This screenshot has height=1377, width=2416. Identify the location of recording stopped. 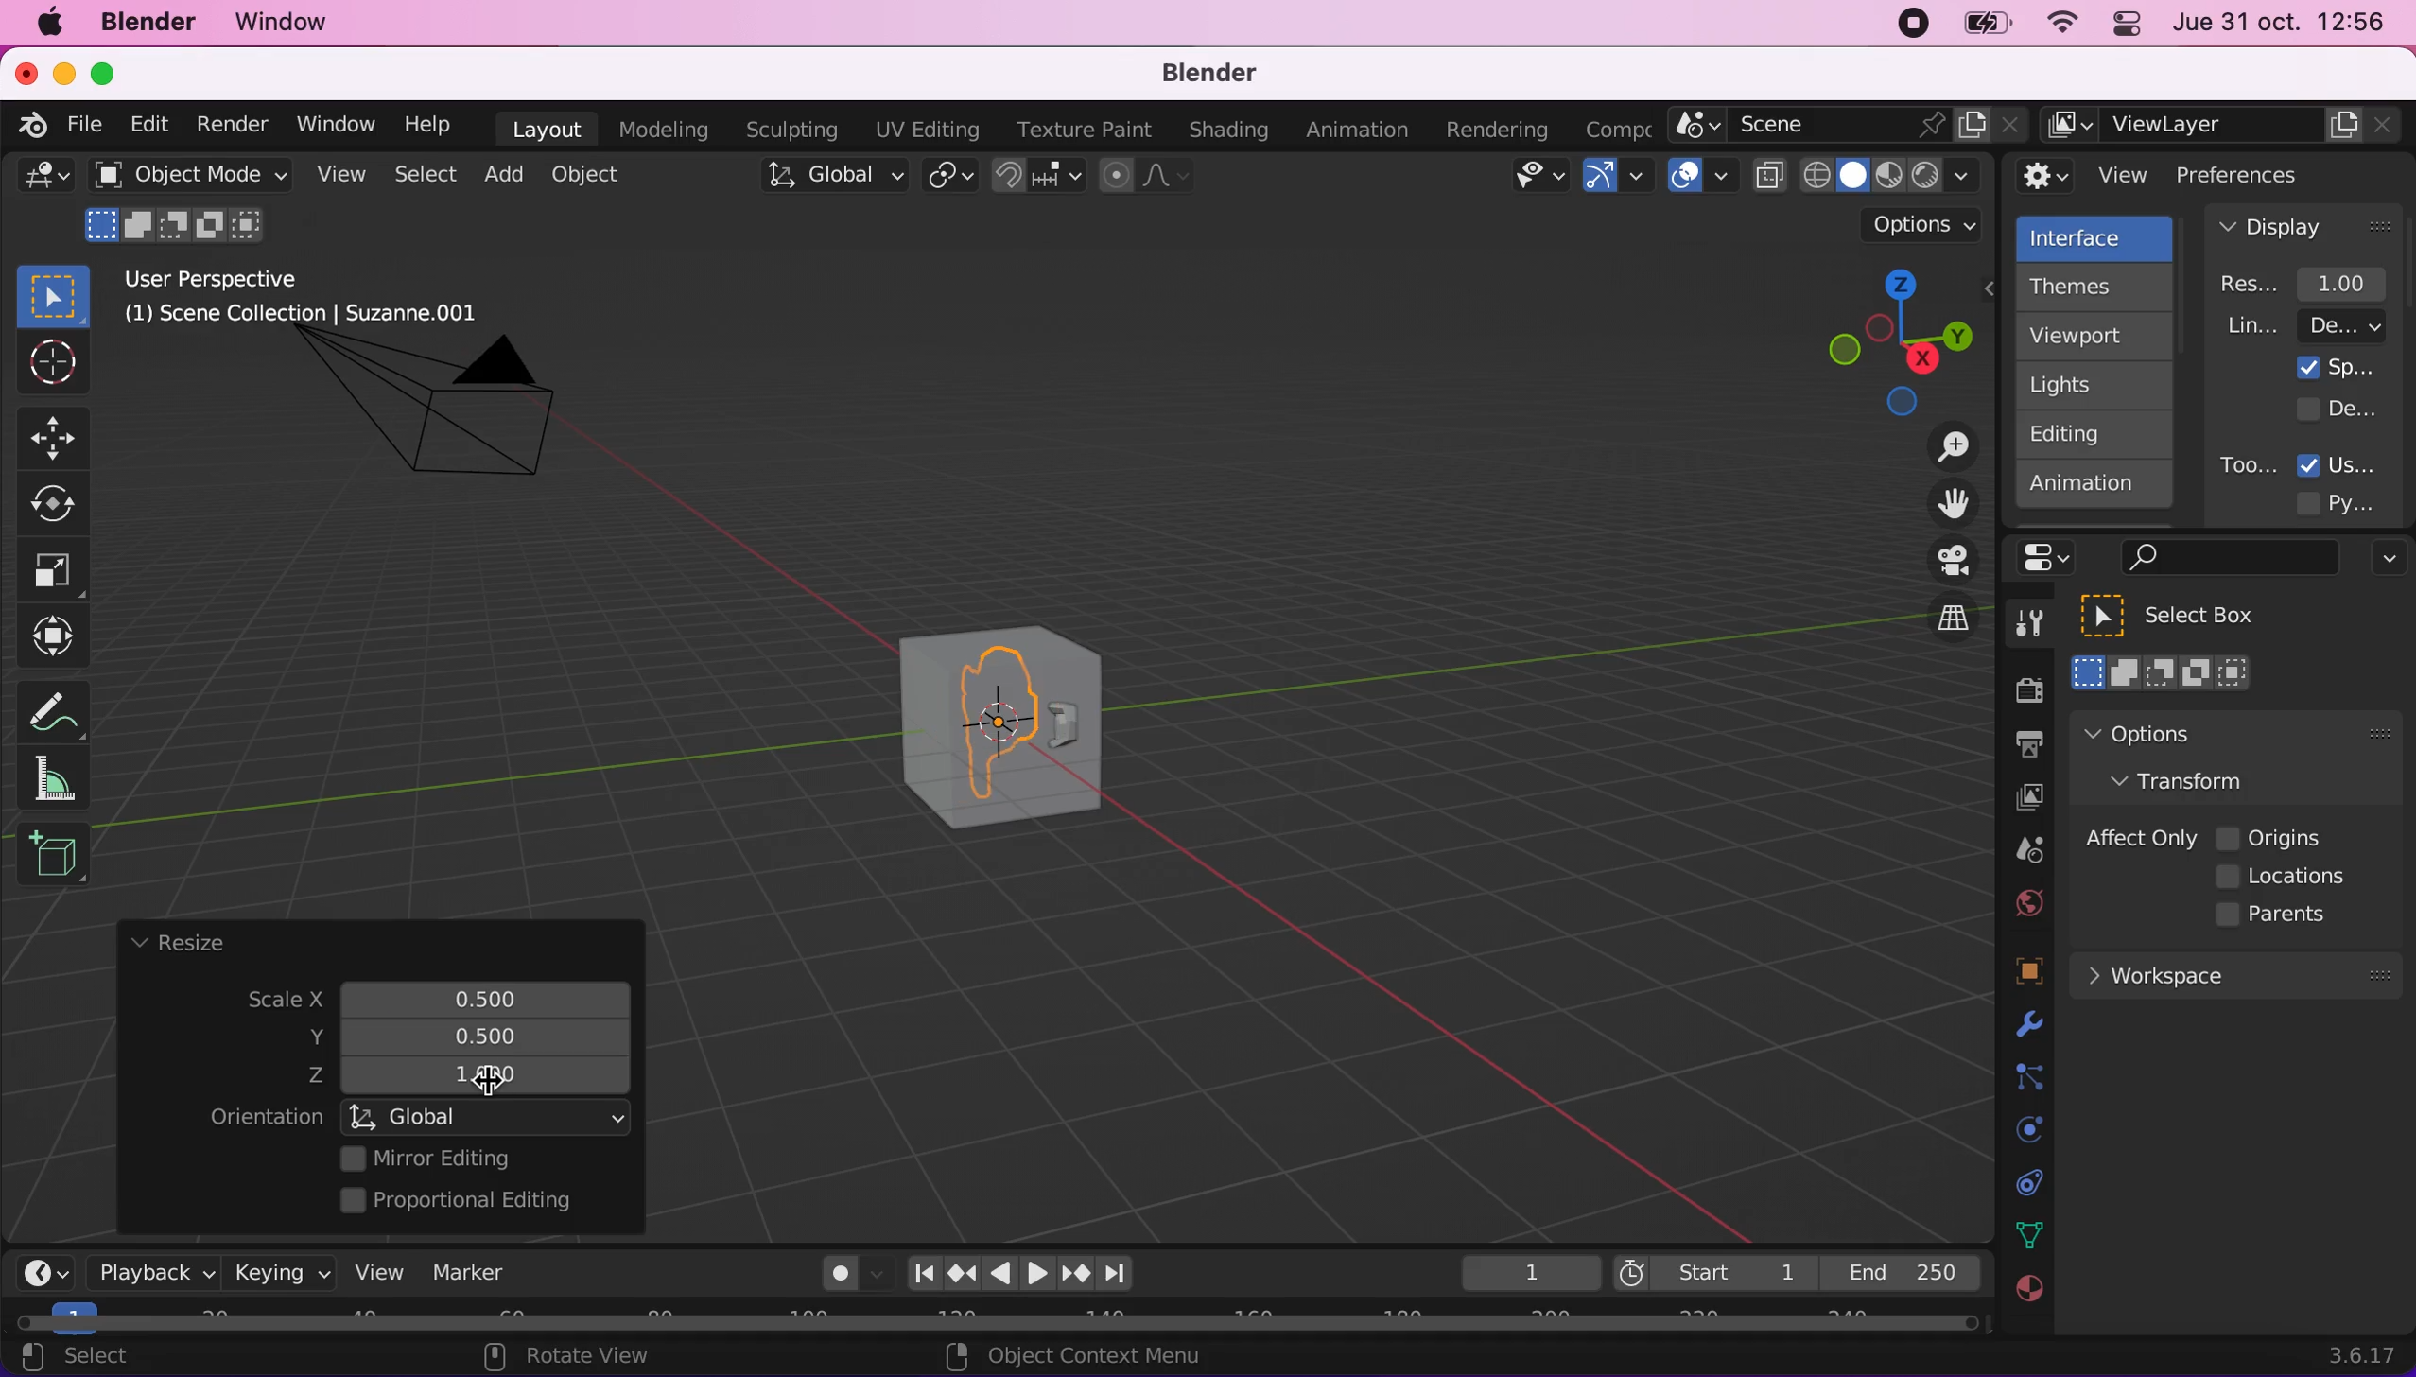
(1905, 26).